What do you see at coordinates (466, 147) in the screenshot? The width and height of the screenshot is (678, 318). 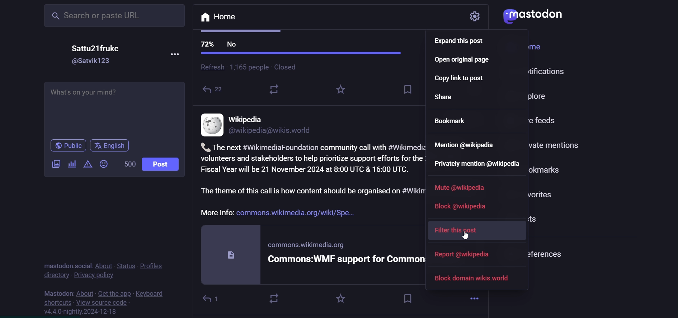 I see `mention` at bounding box center [466, 147].